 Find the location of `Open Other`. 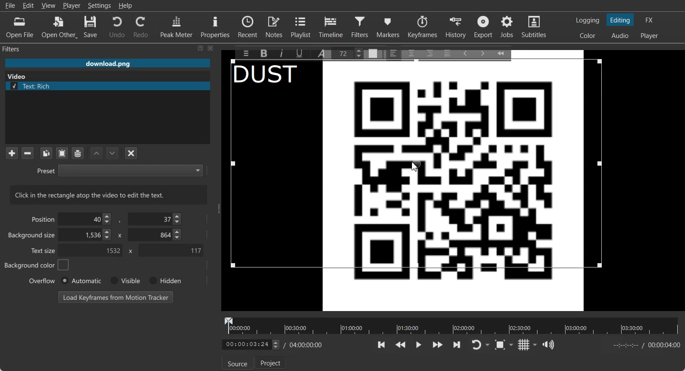

Open Other is located at coordinates (60, 27).